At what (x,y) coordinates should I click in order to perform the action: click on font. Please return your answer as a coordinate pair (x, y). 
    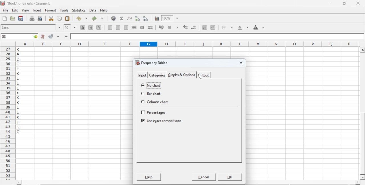
    Looking at the image, I should click on (6, 27).